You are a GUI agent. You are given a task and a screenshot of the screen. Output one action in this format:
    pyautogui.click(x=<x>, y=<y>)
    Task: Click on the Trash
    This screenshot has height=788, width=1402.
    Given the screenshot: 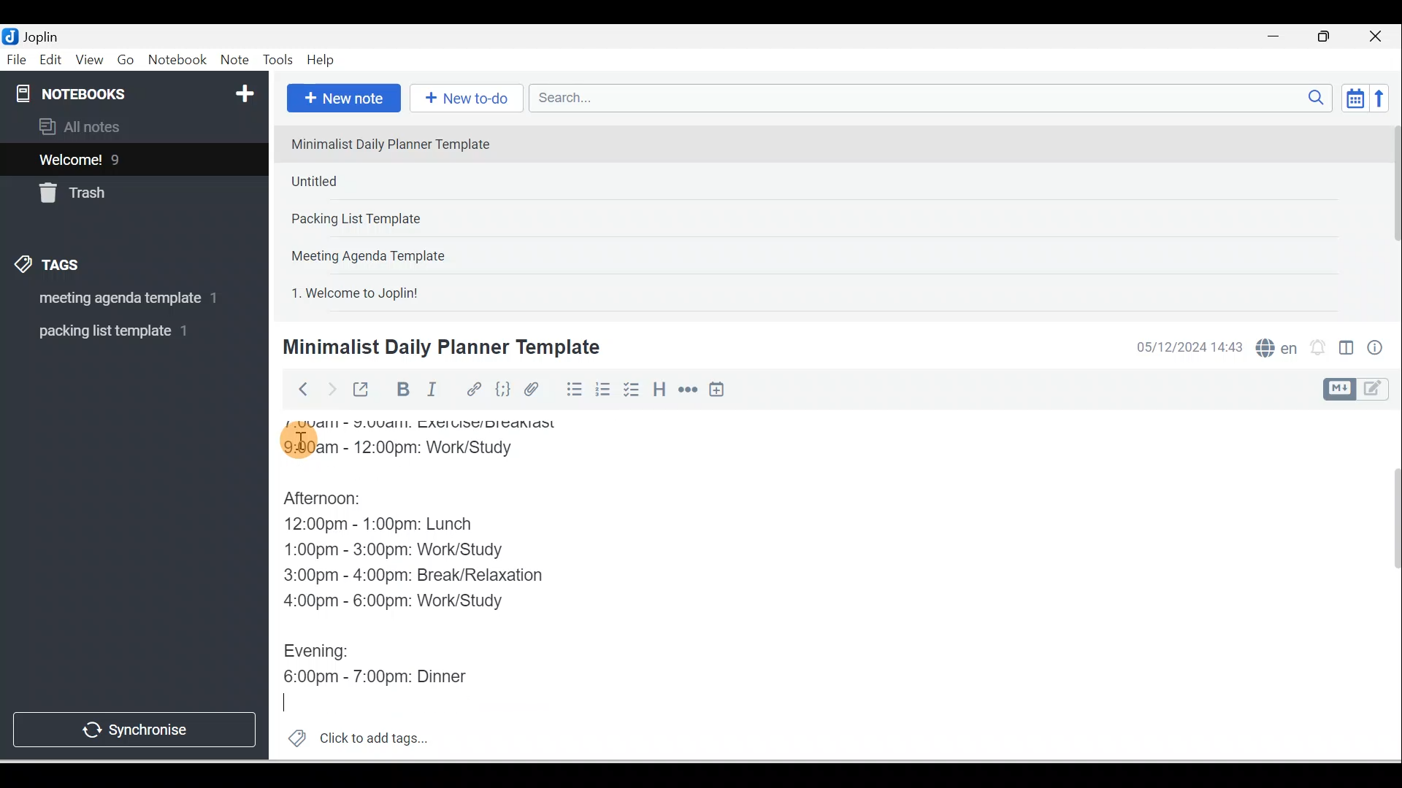 What is the action you would take?
    pyautogui.click(x=107, y=189)
    